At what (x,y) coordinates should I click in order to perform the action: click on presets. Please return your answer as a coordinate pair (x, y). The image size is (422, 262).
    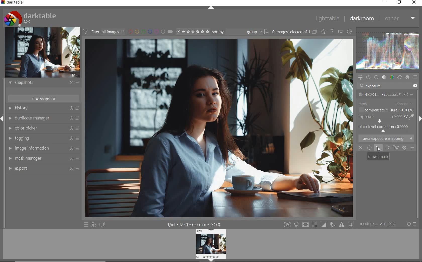
    Looking at the image, I should click on (416, 77).